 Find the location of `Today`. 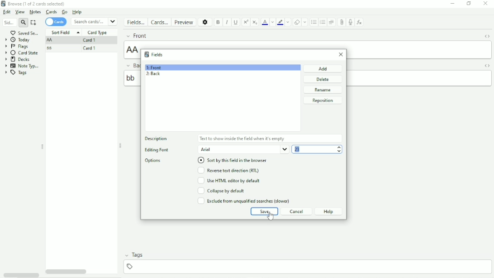

Today is located at coordinates (18, 40).